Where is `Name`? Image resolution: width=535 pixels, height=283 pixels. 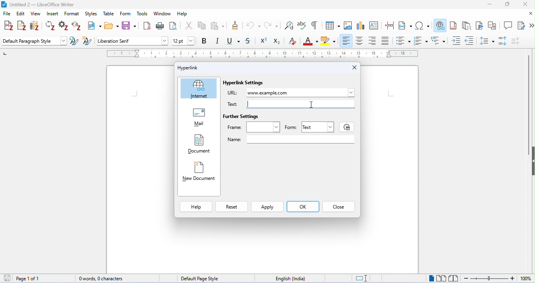 Name is located at coordinates (234, 139).